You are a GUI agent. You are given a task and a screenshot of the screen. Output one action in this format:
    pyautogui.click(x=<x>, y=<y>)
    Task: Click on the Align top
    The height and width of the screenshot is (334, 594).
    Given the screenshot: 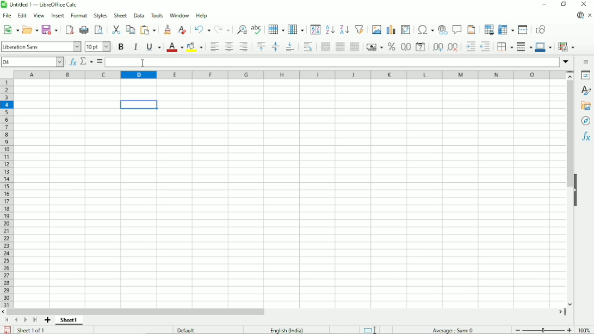 What is the action you would take?
    pyautogui.click(x=262, y=47)
    